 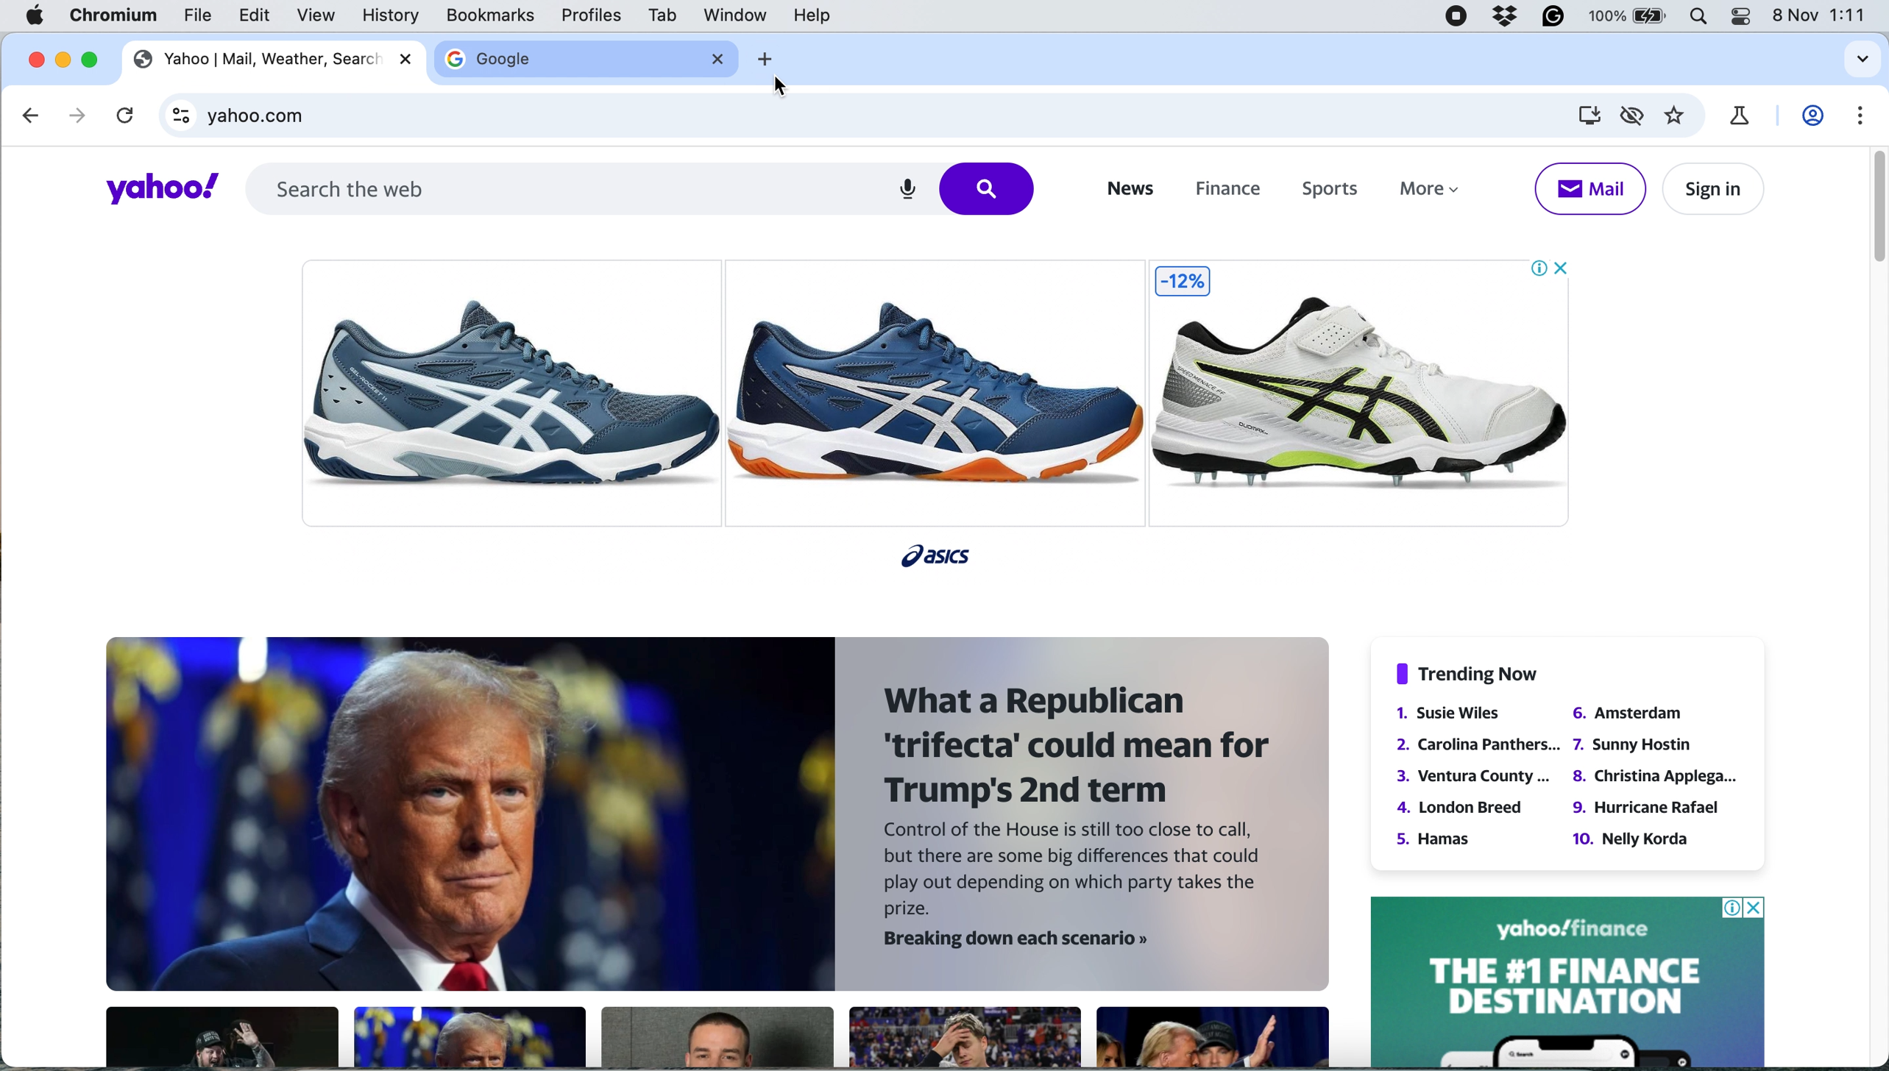 I want to click on search the web, so click(x=642, y=187).